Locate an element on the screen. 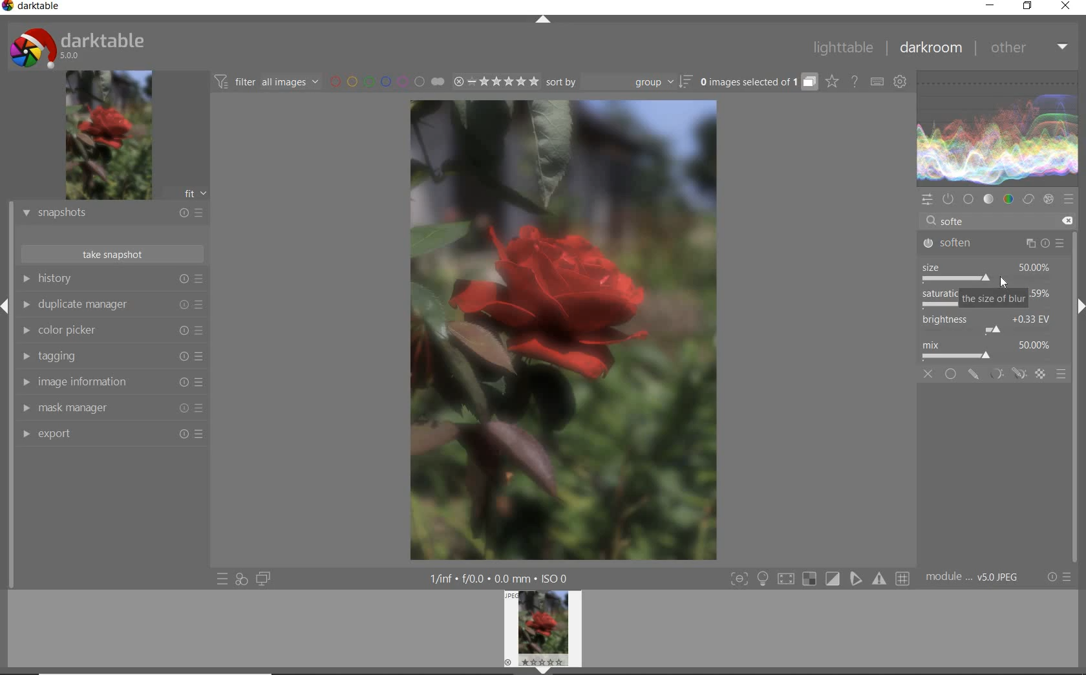  quick access to presets is located at coordinates (222, 579).